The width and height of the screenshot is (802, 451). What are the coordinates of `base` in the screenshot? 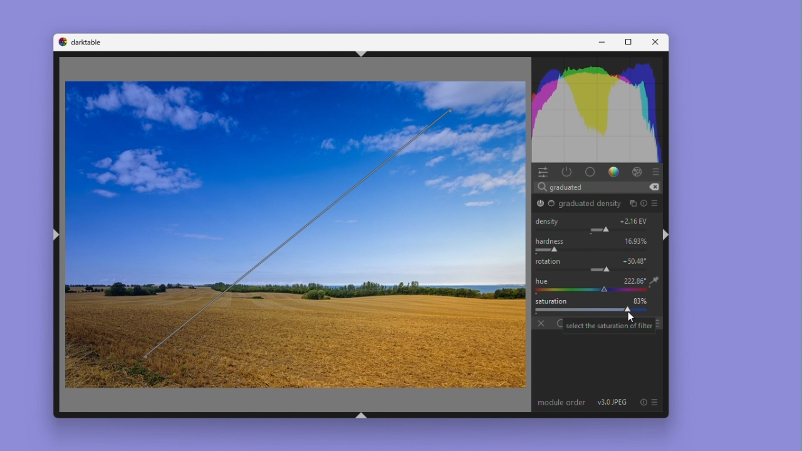 It's located at (590, 172).